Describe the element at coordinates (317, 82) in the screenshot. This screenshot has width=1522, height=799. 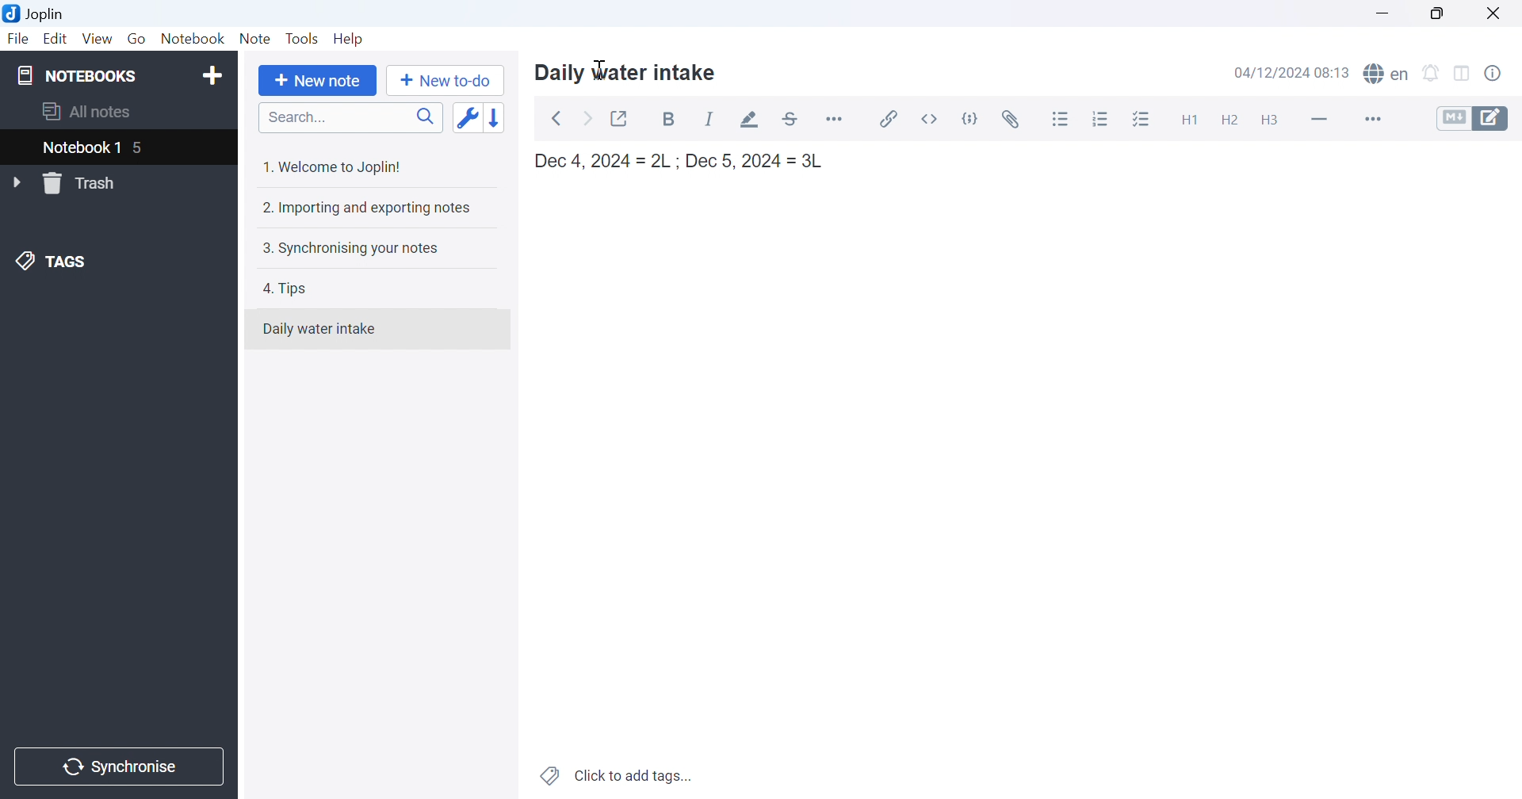
I see `New note` at that location.